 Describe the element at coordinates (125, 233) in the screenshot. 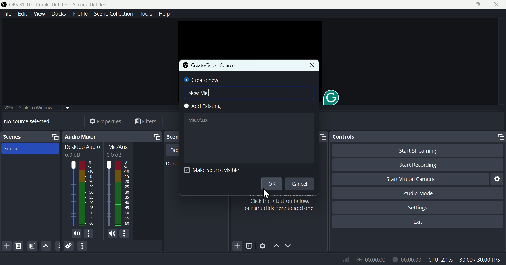

I see `More options` at that location.